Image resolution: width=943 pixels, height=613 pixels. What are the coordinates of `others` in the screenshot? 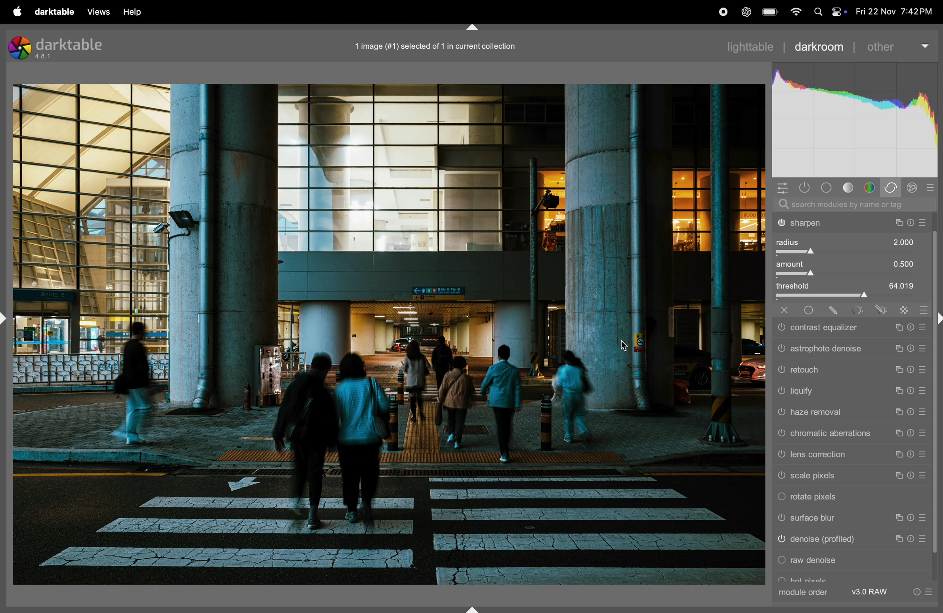 It's located at (897, 46).